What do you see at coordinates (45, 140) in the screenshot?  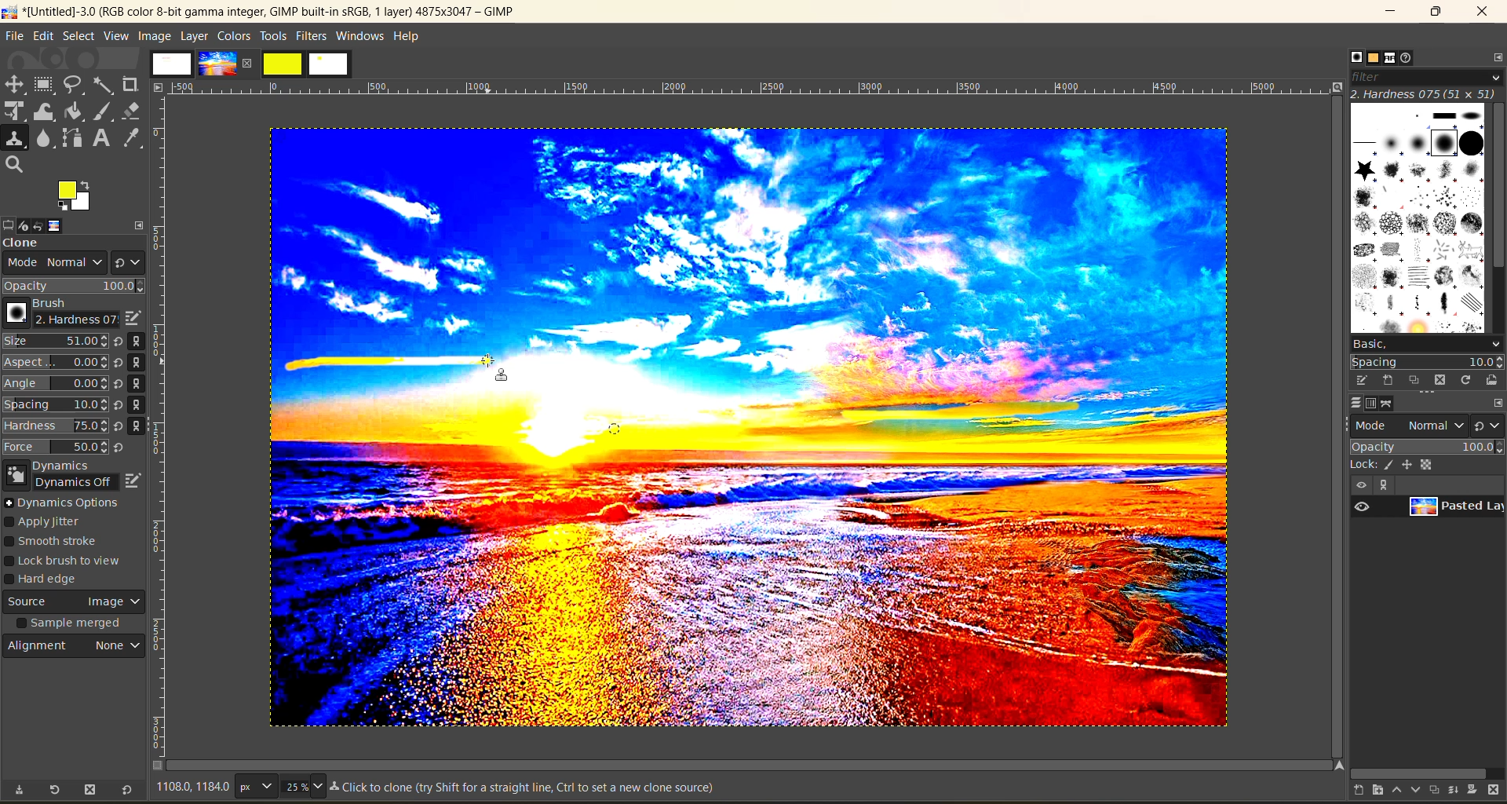 I see `smdge tool` at bounding box center [45, 140].